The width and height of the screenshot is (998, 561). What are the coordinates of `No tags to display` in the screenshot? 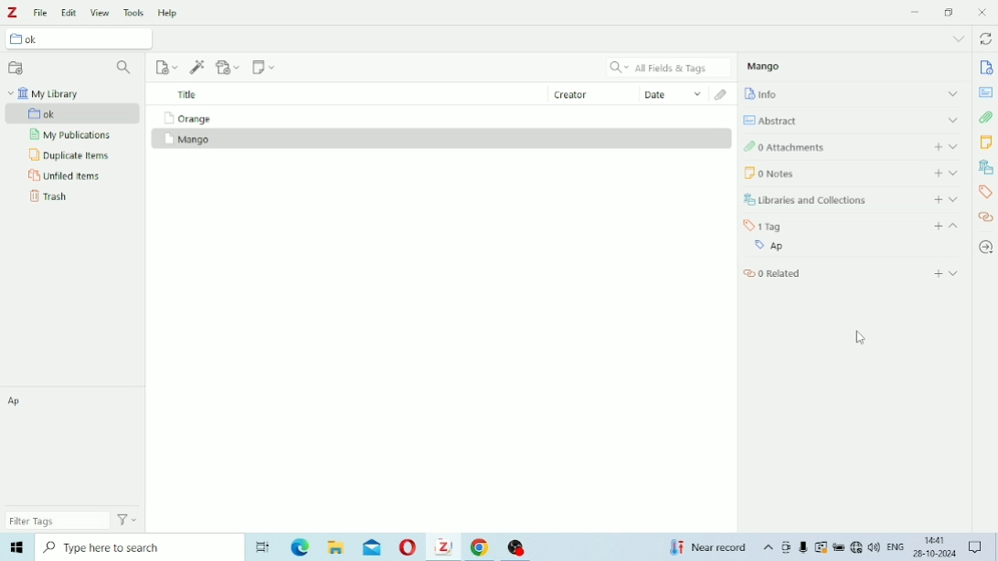 It's located at (76, 448).